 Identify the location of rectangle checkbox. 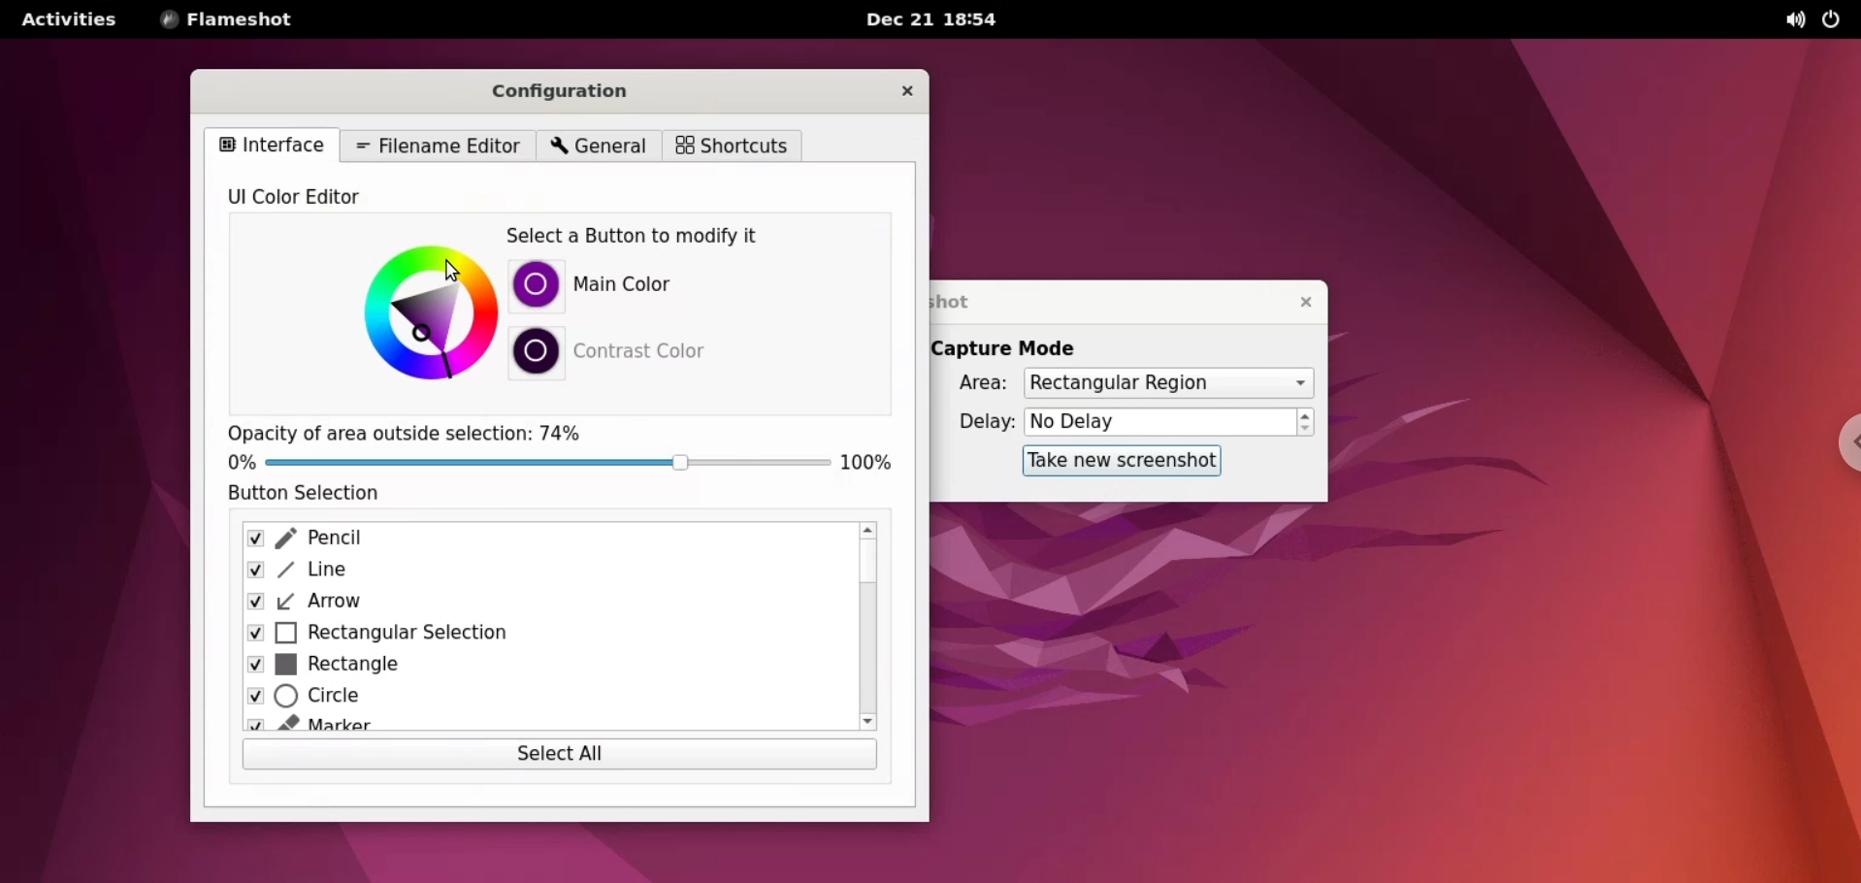
(534, 669).